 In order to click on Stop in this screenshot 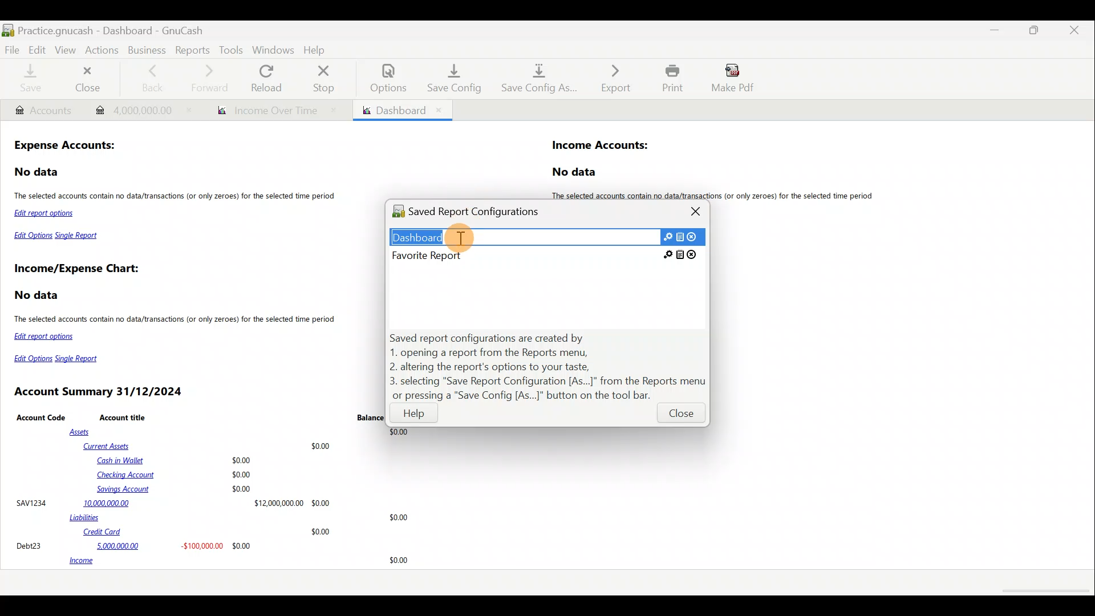, I will do `click(327, 78)`.